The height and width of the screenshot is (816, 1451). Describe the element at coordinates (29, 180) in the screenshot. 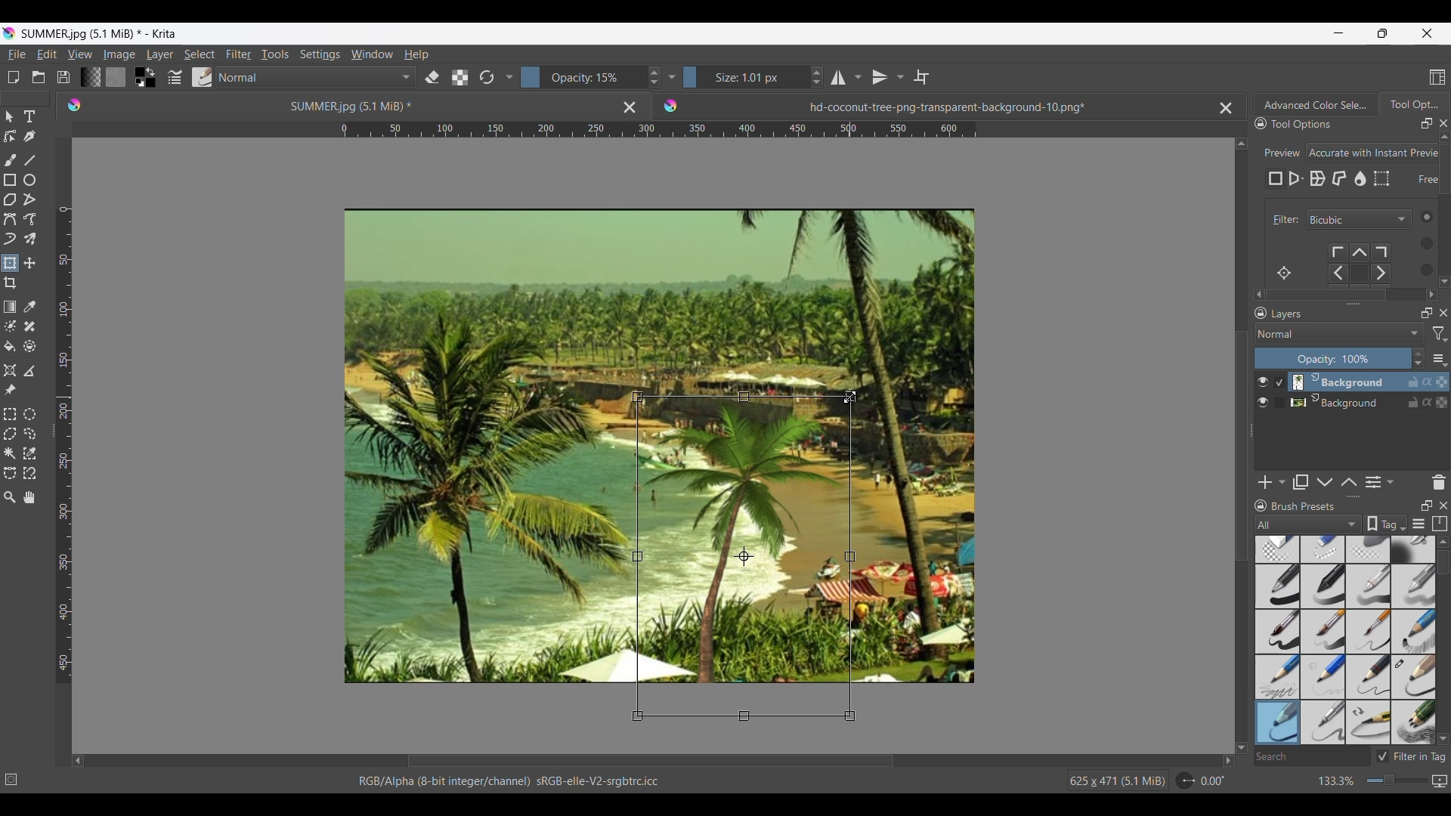

I see `Ellipse tool` at that location.